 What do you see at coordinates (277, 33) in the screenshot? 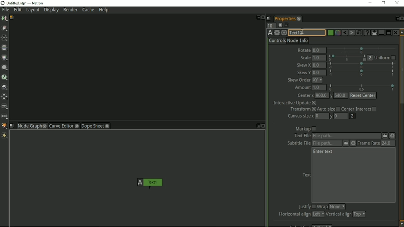
I see `Settings and presets` at bounding box center [277, 33].